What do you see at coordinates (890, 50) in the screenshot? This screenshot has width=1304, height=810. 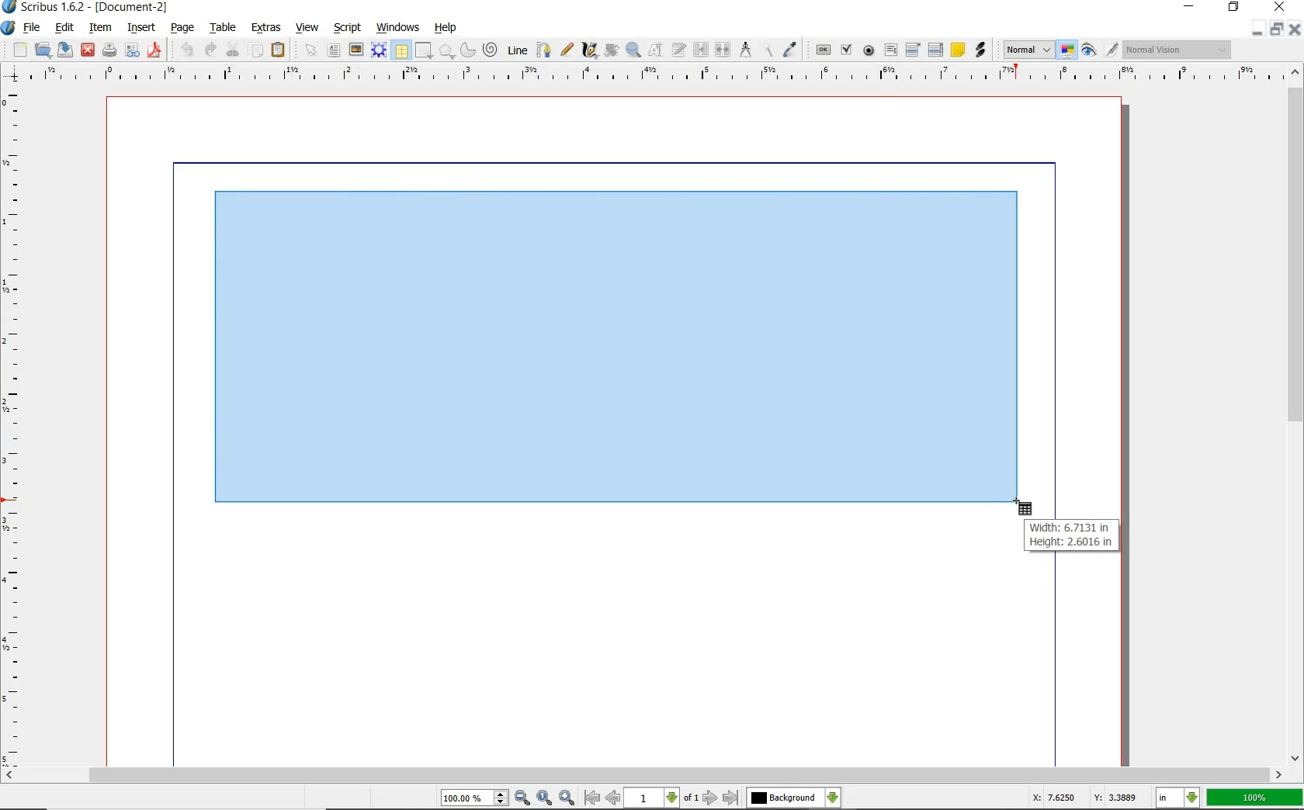 I see `pdf text field` at bounding box center [890, 50].